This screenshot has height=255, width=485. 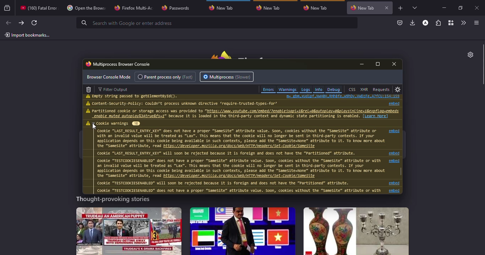 I want to click on warning, so click(x=87, y=123).